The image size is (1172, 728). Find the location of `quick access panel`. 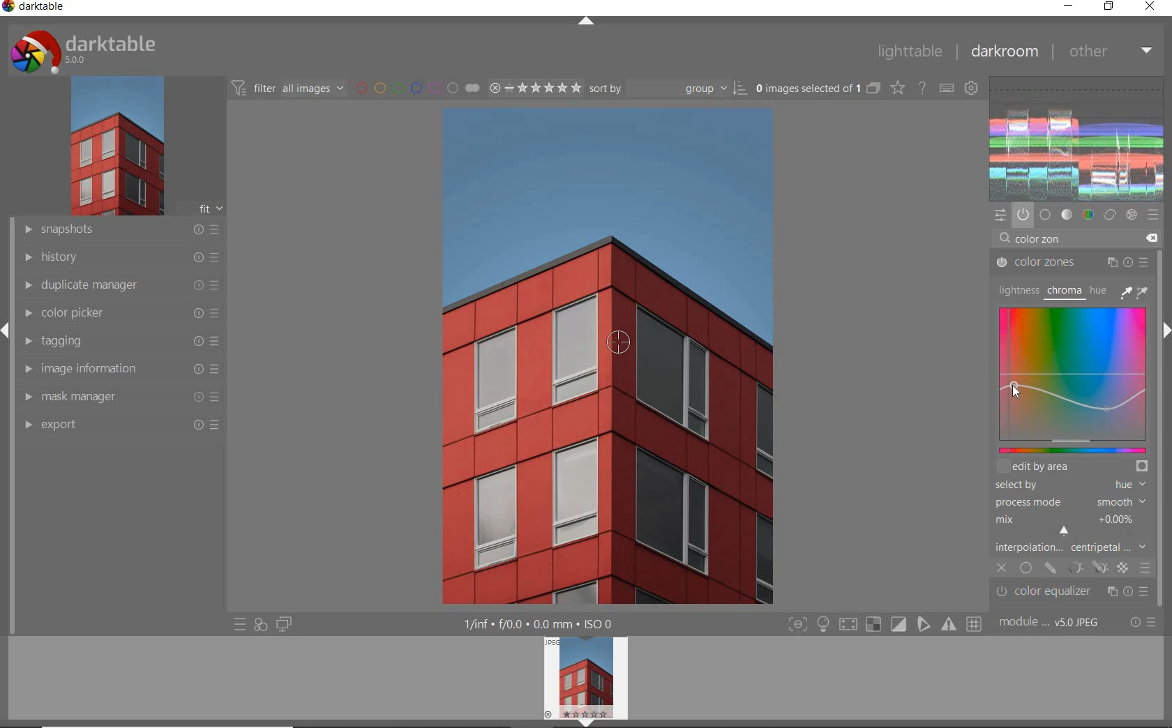

quick access panel is located at coordinates (1001, 215).